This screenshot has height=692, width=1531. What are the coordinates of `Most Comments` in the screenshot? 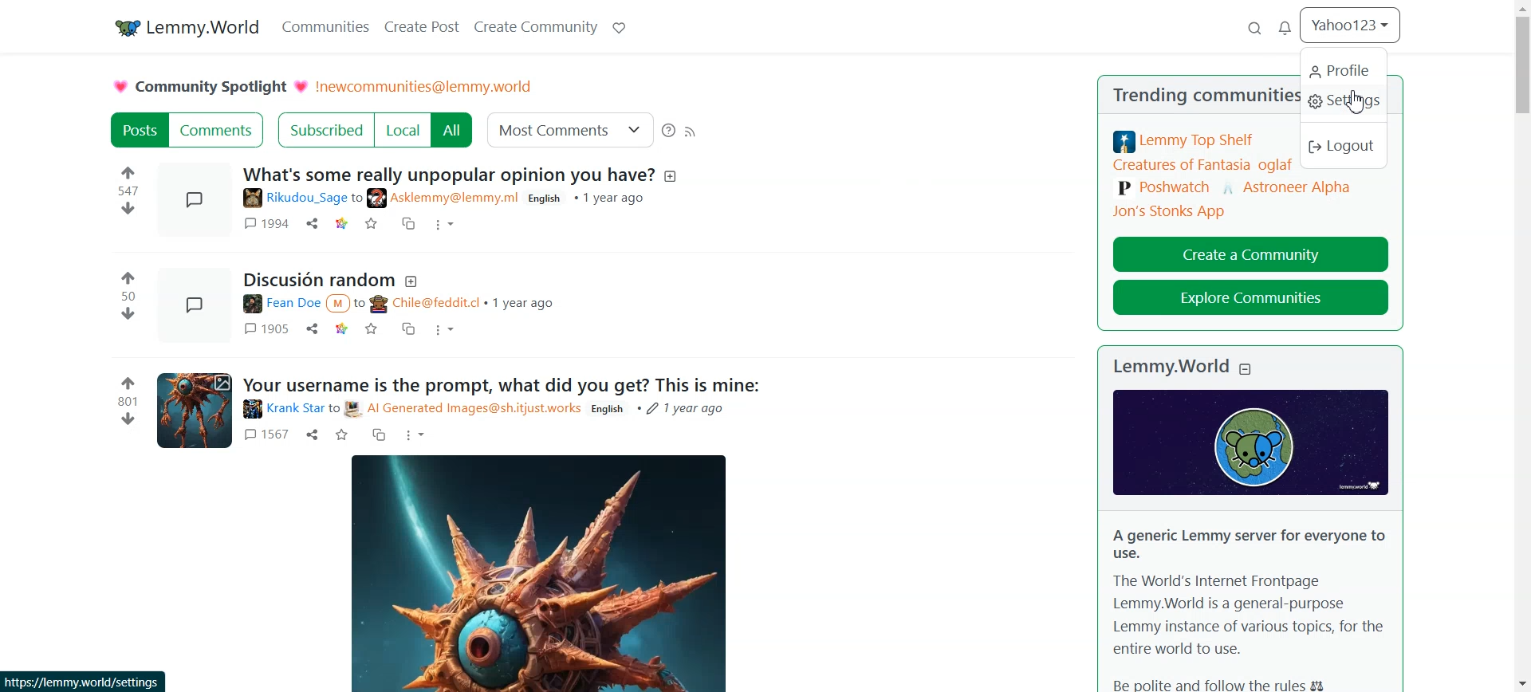 It's located at (570, 129).